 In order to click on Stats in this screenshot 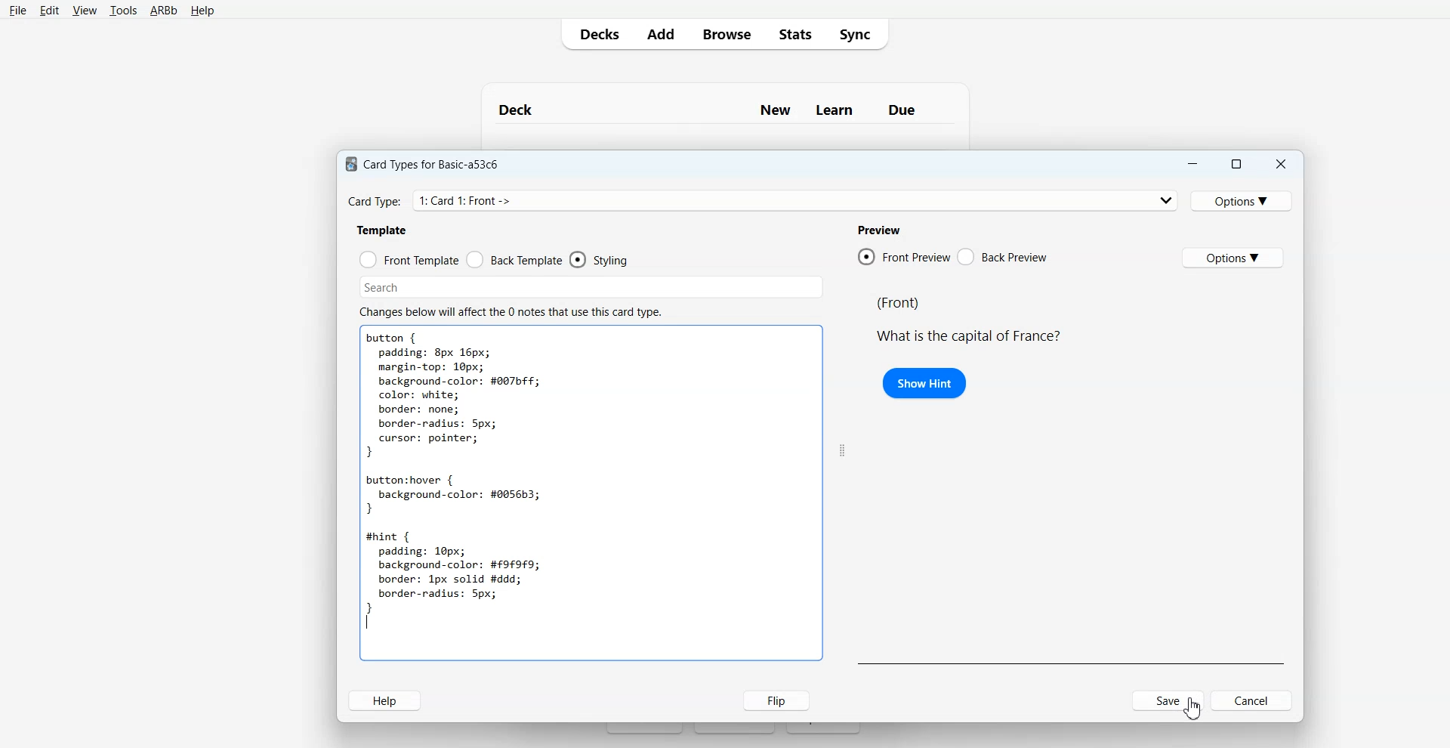, I will do `click(794, 33)`.